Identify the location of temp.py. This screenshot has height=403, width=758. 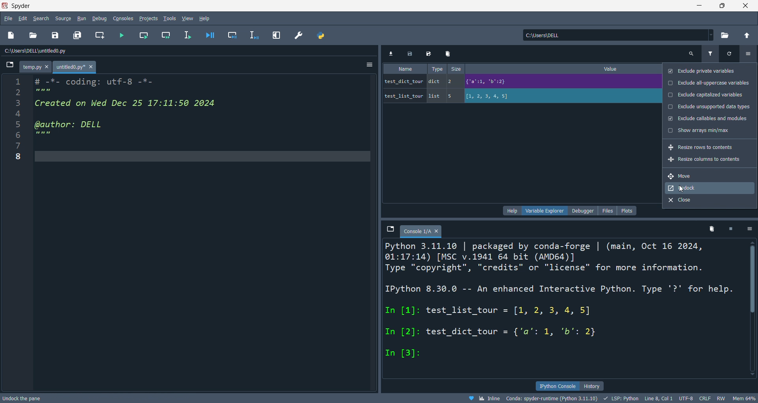
(35, 67).